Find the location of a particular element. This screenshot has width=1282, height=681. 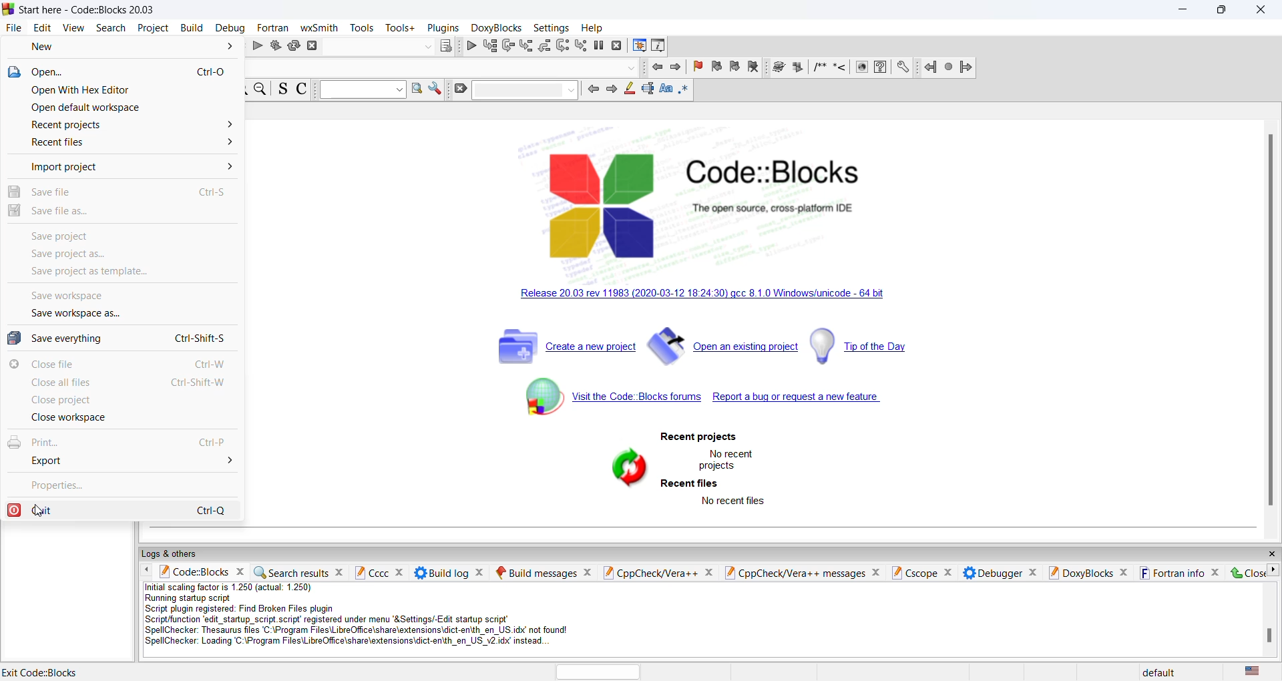

target dialog is located at coordinates (445, 44).